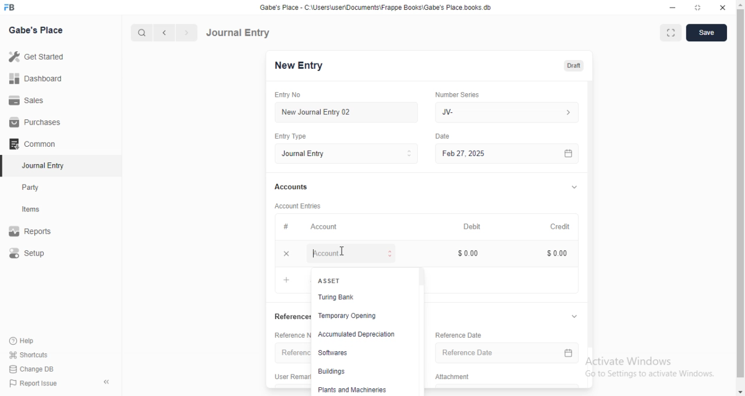 This screenshot has width=745, height=396. I want to click on Debit, so click(477, 227).